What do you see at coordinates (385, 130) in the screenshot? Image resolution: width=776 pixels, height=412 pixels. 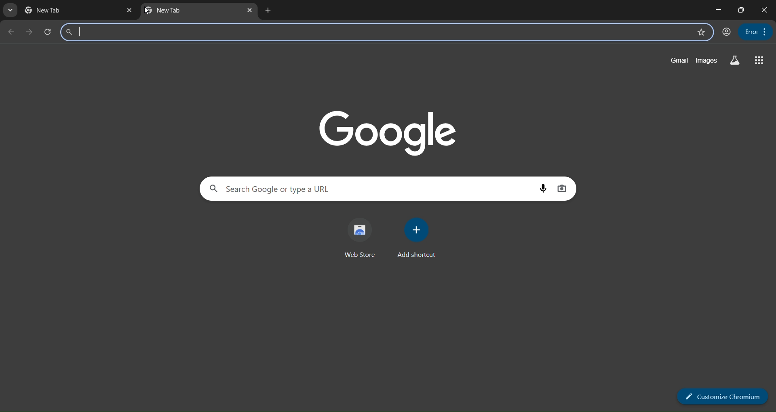 I see `google` at bounding box center [385, 130].